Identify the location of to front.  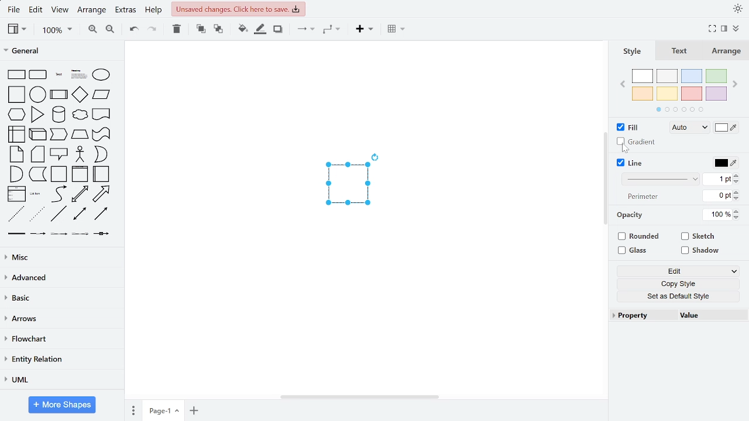
(200, 30).